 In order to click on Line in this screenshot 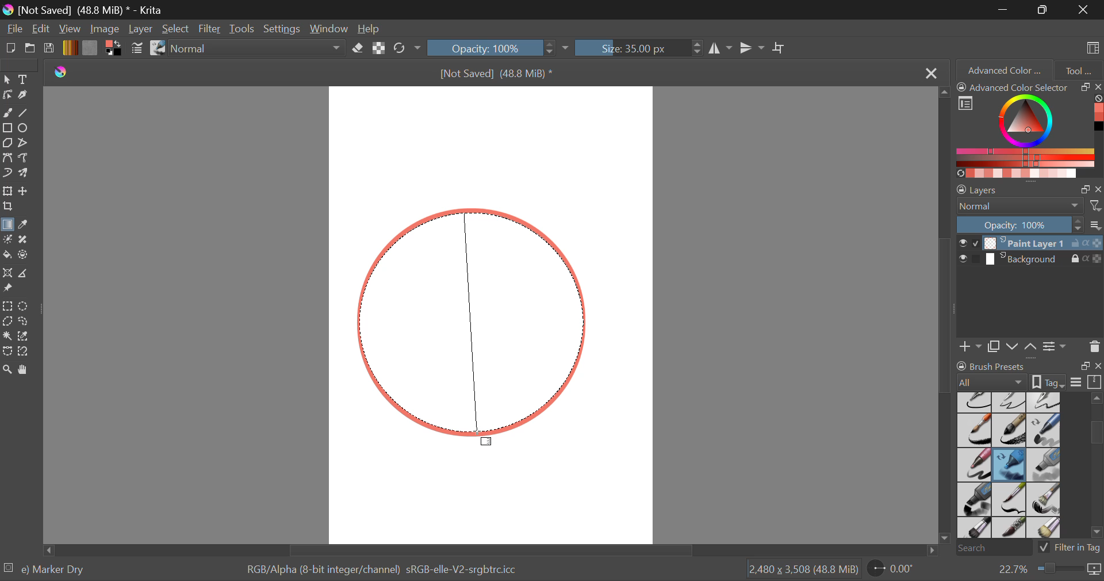, I will do `click(25, 114)`.